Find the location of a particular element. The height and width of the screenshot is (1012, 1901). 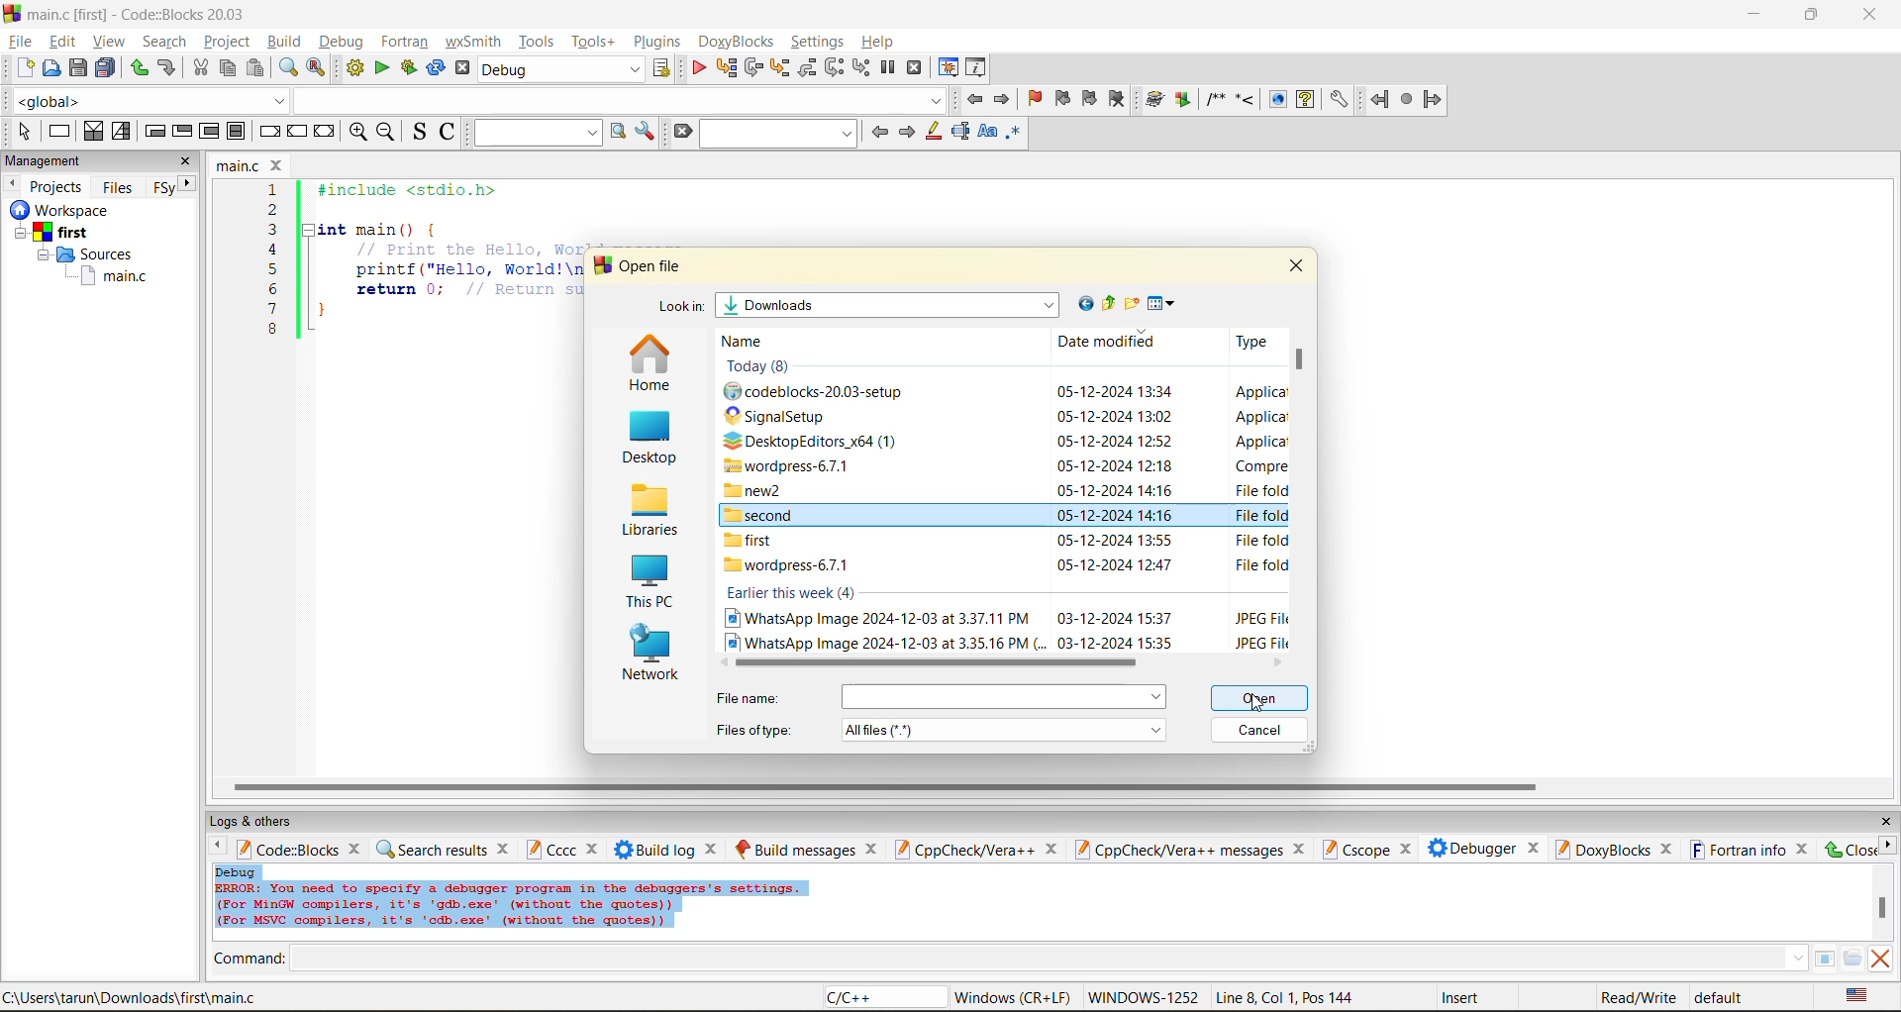

dropdown is located at coordinates (618, 100).